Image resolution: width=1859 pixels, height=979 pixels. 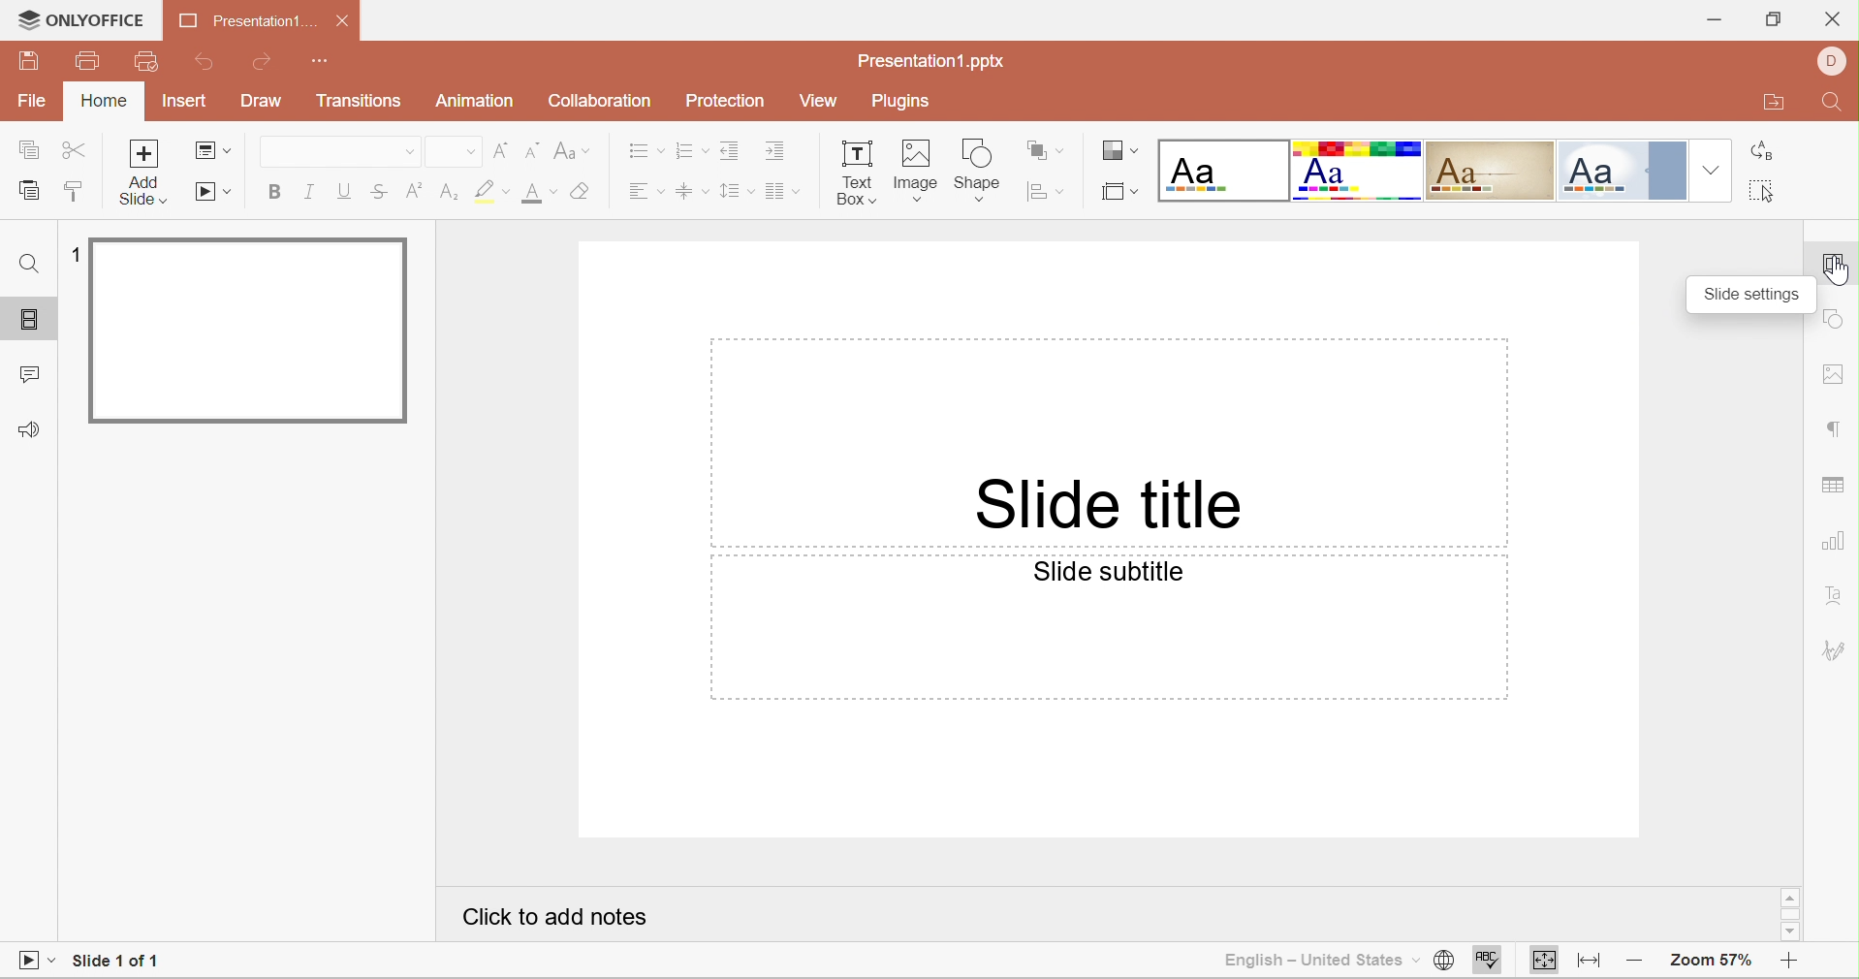 I want to click on Font, so click(x=312, y=152).